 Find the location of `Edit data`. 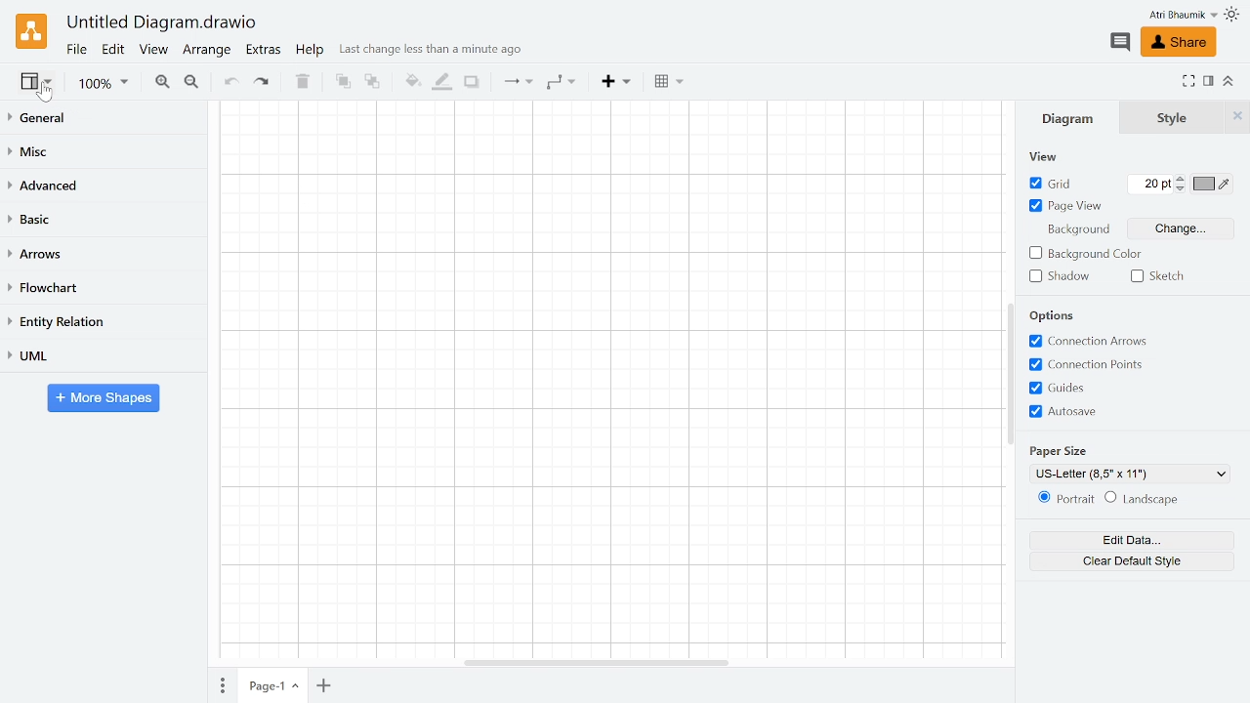

Edit data is located at coordinates (1129, 540).